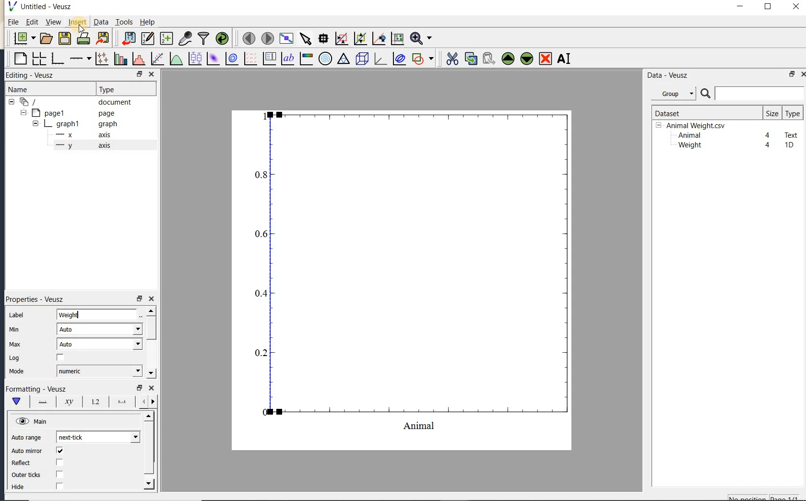  Describe the element at coordinates (193, 59) in the screenshot. I see `plot box plots` at that location.